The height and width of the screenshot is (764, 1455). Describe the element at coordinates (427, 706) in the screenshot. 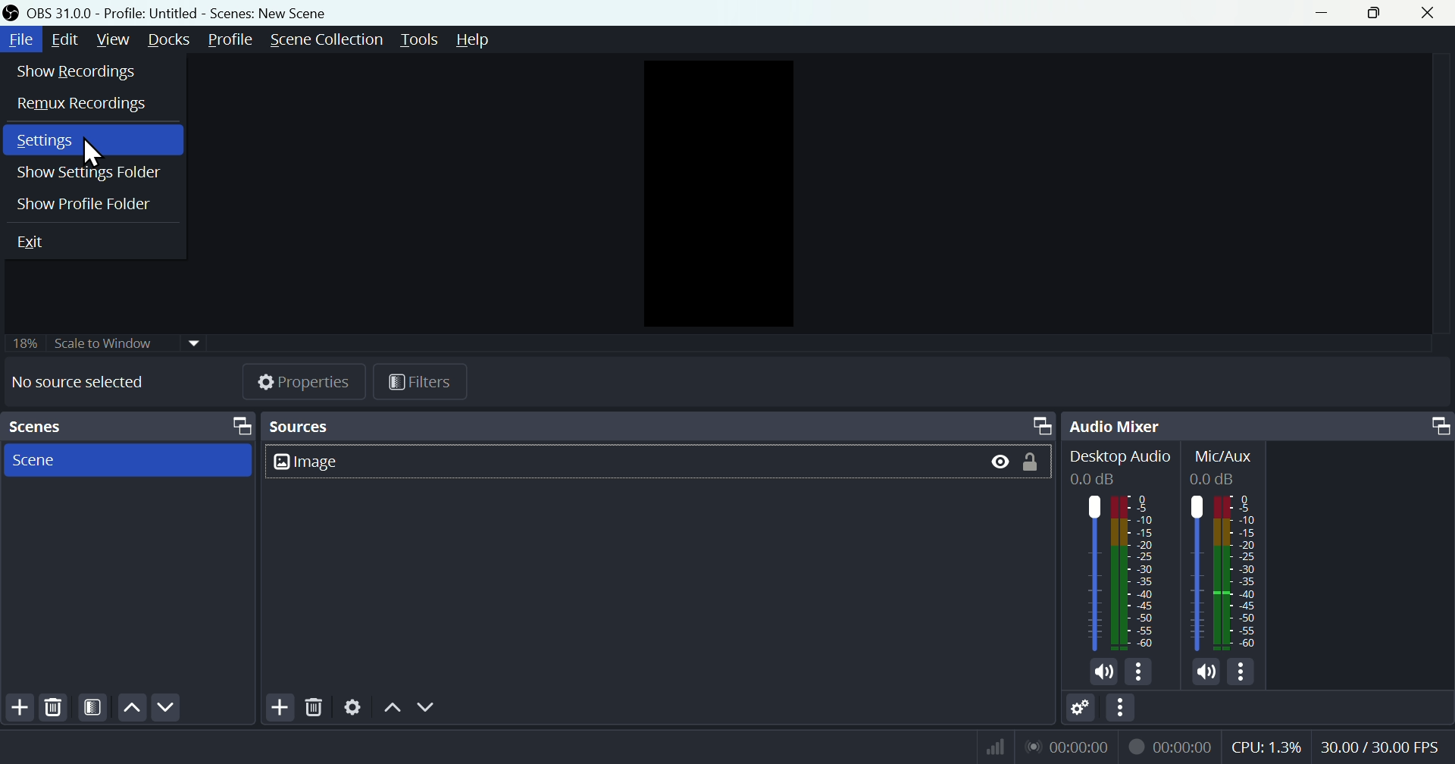

I see `Down` at that location.